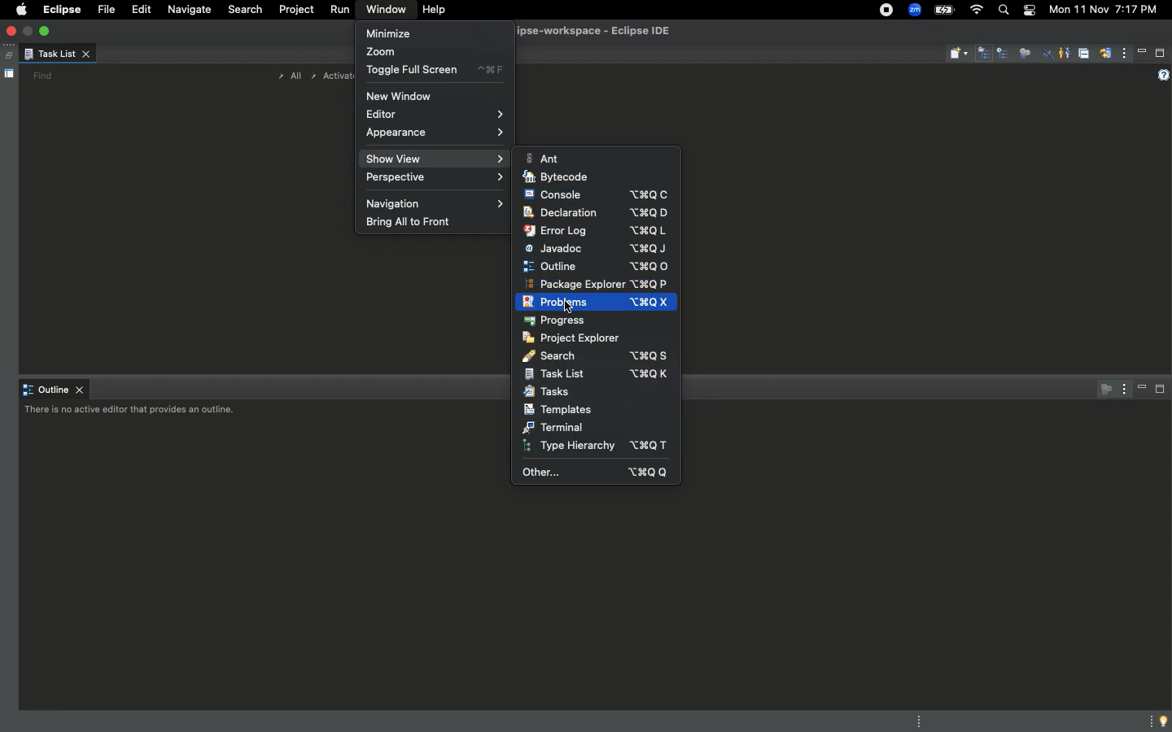 The height and width of the screenshot is (732, 1172). I want to click on Problems, so click(597, 303).